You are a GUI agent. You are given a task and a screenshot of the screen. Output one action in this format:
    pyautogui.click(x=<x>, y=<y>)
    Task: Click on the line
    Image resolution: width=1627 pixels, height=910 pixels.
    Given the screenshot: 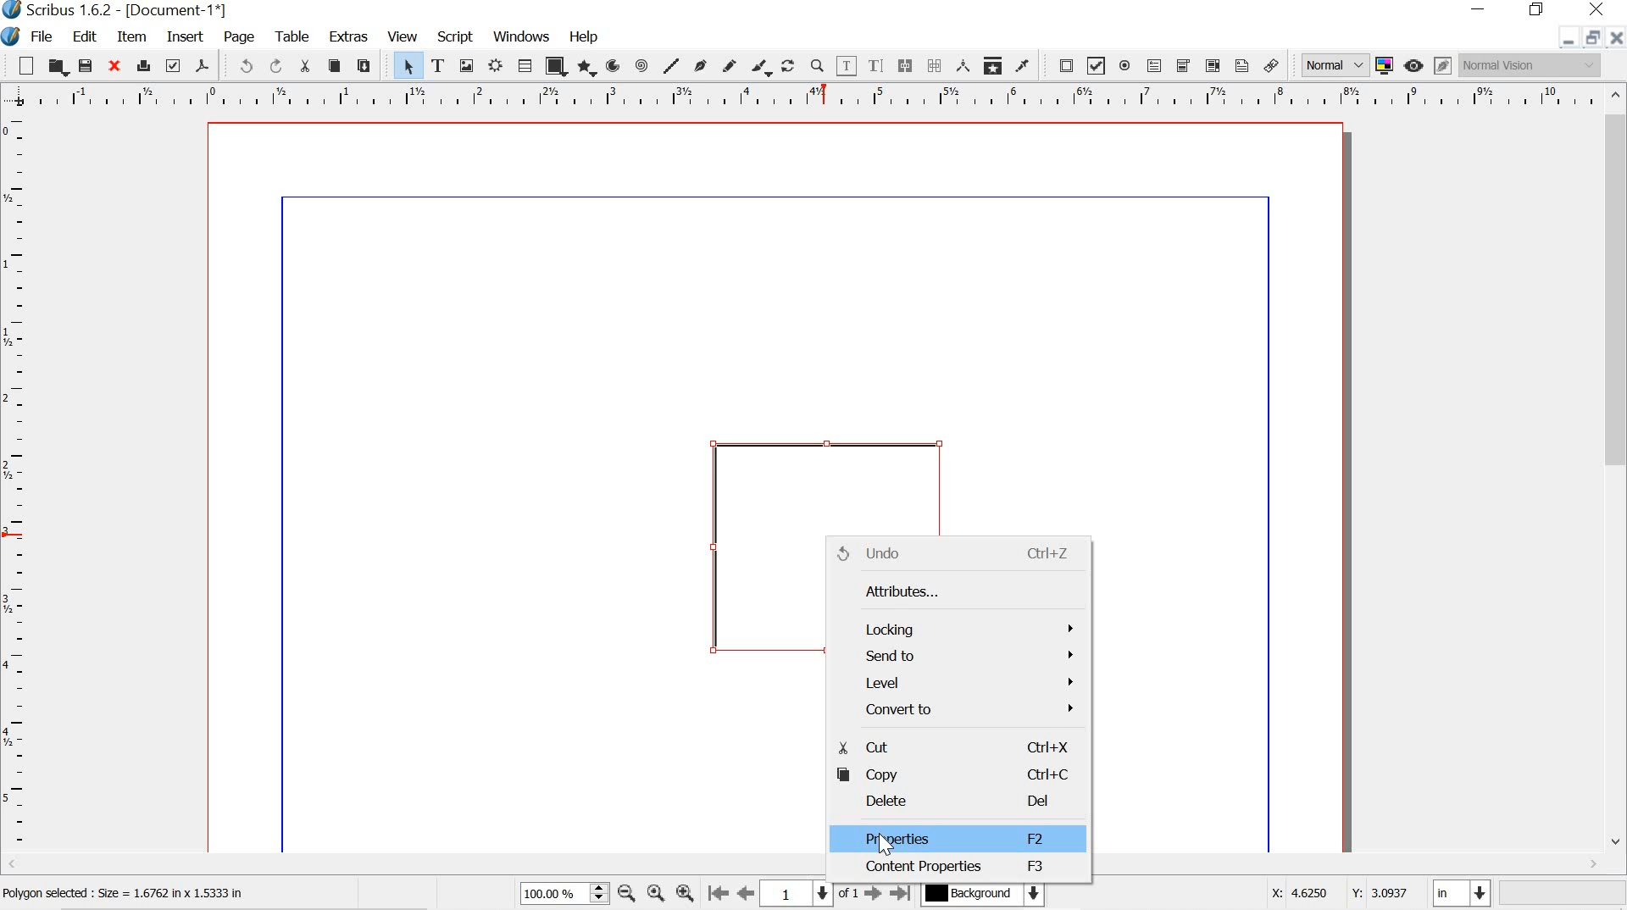 What is the action you would take?
    pyautogui.click(x=671, y=64)
    